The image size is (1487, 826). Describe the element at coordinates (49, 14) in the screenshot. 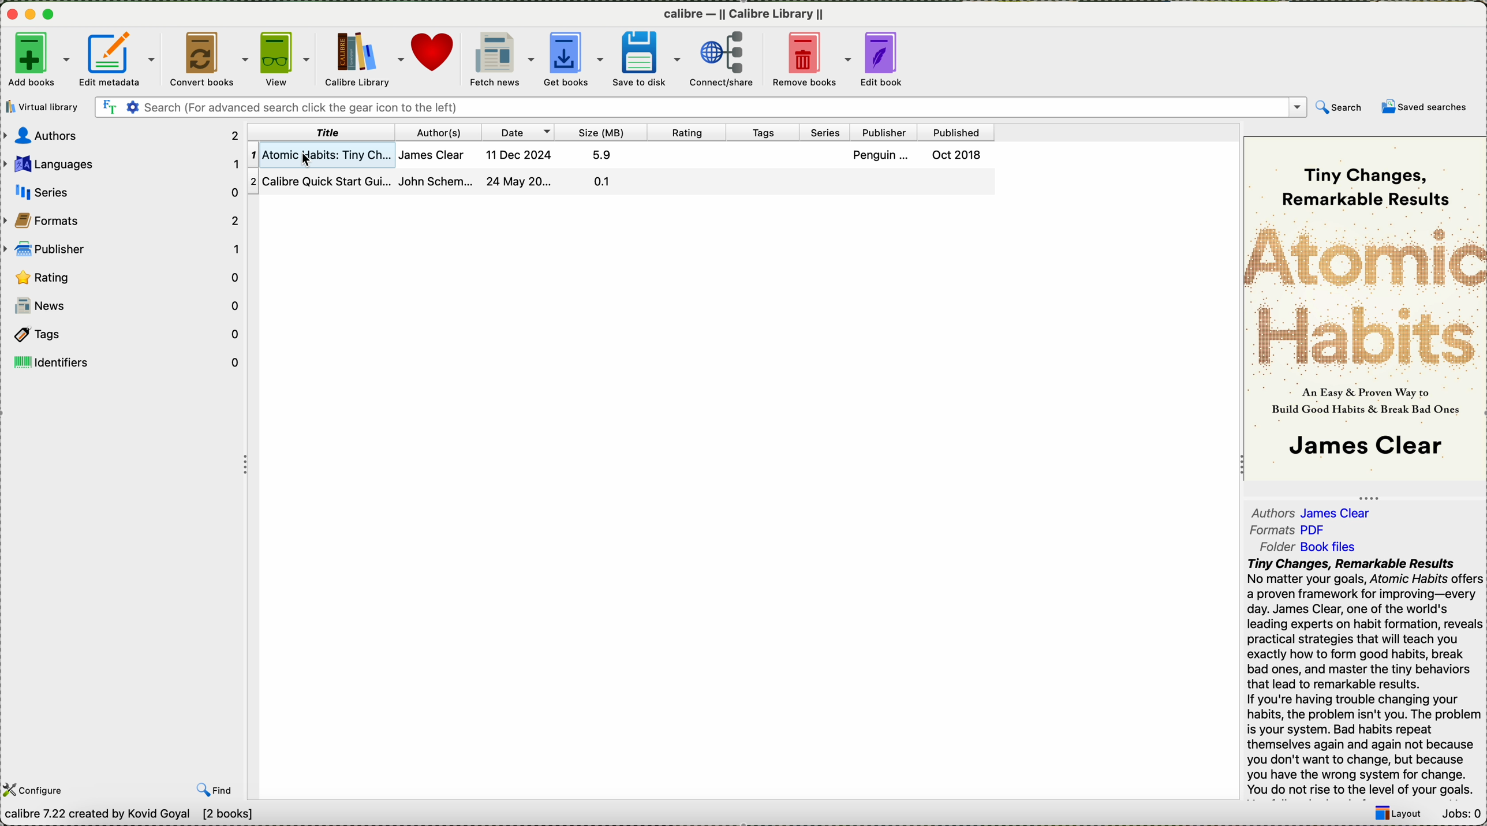

I see `maximize` at that location.